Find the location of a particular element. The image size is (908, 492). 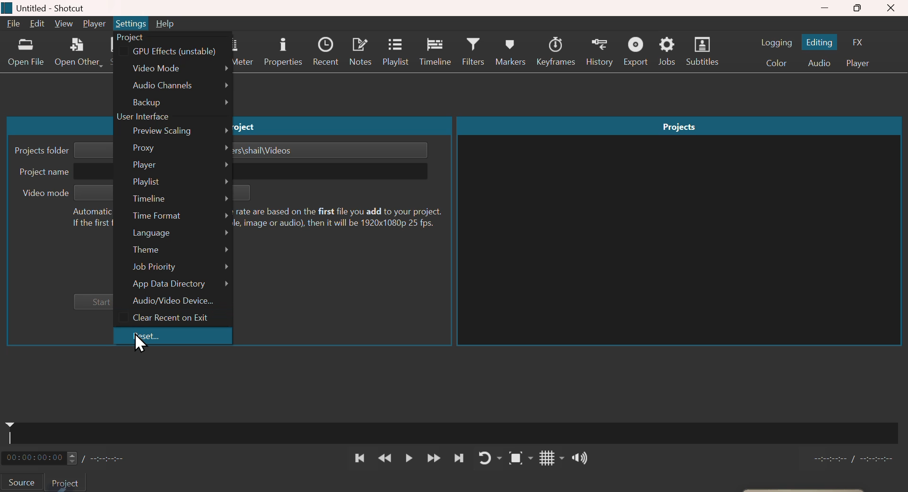

Timeline is located at coordinates (438, 52).